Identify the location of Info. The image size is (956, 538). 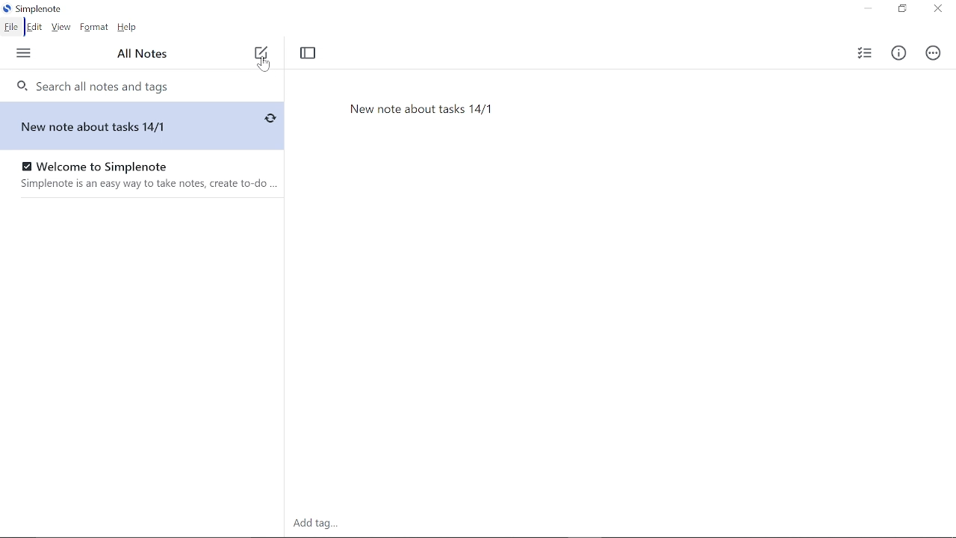
(898, 55).